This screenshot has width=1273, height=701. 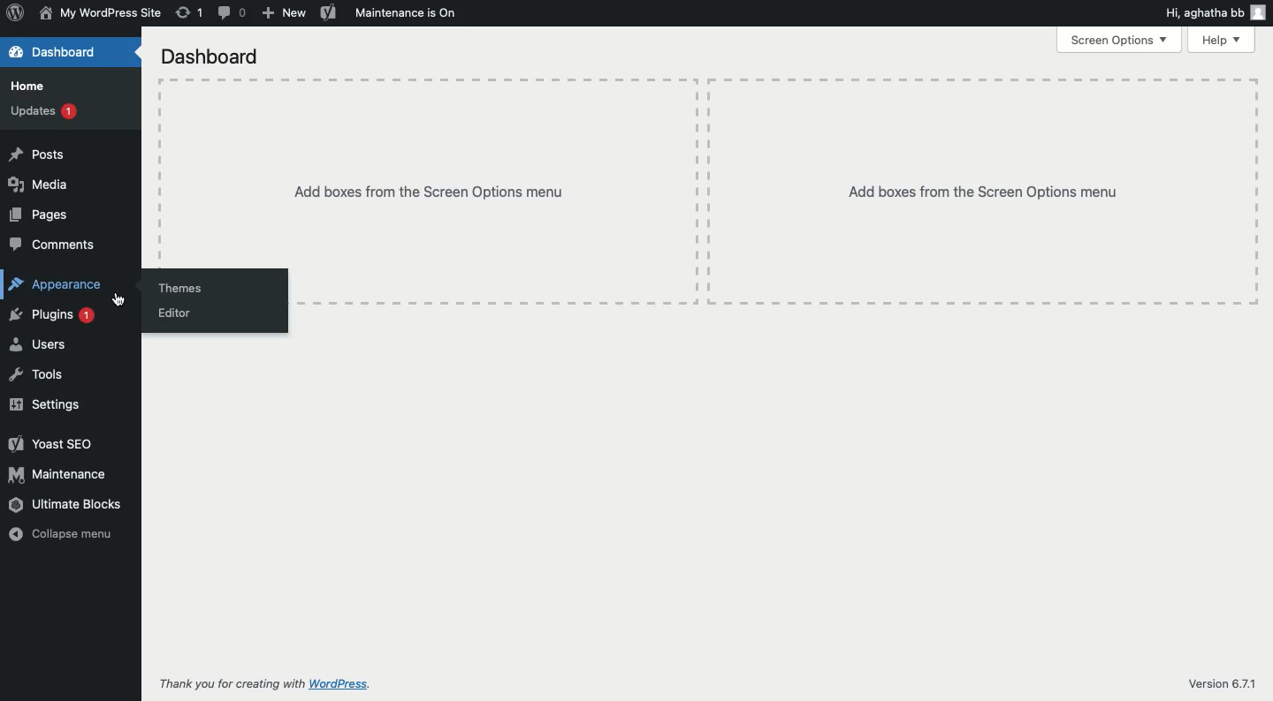 What do you see at coordinates (228, 683) in the screenshot?
I see `Thank you for creating with` at bounding box center [228, 683].